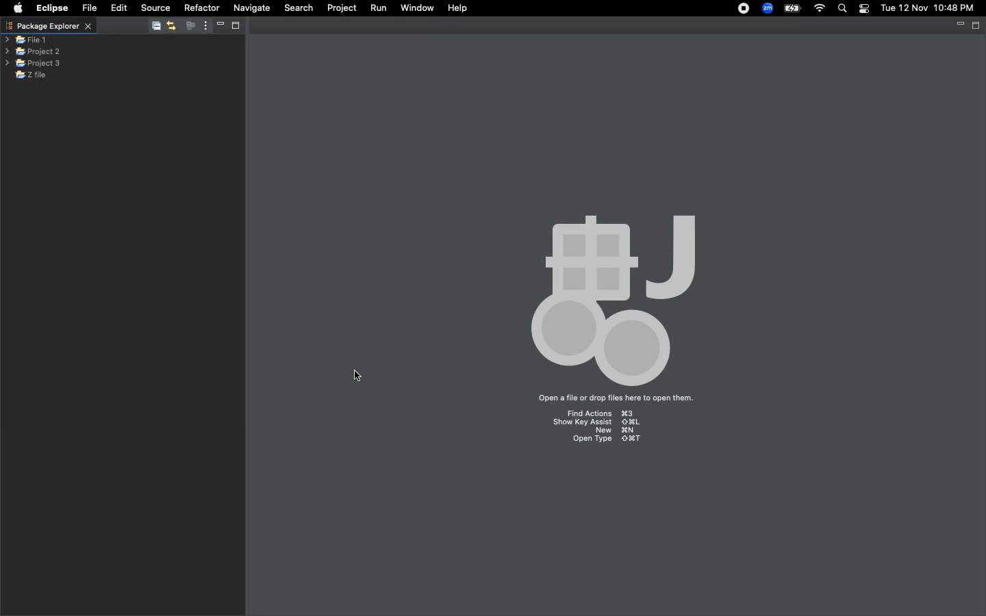  What do you see at coordinates (863, 10) in the screenshot?
I see `Notification bar` at bounding box center [863, 10].